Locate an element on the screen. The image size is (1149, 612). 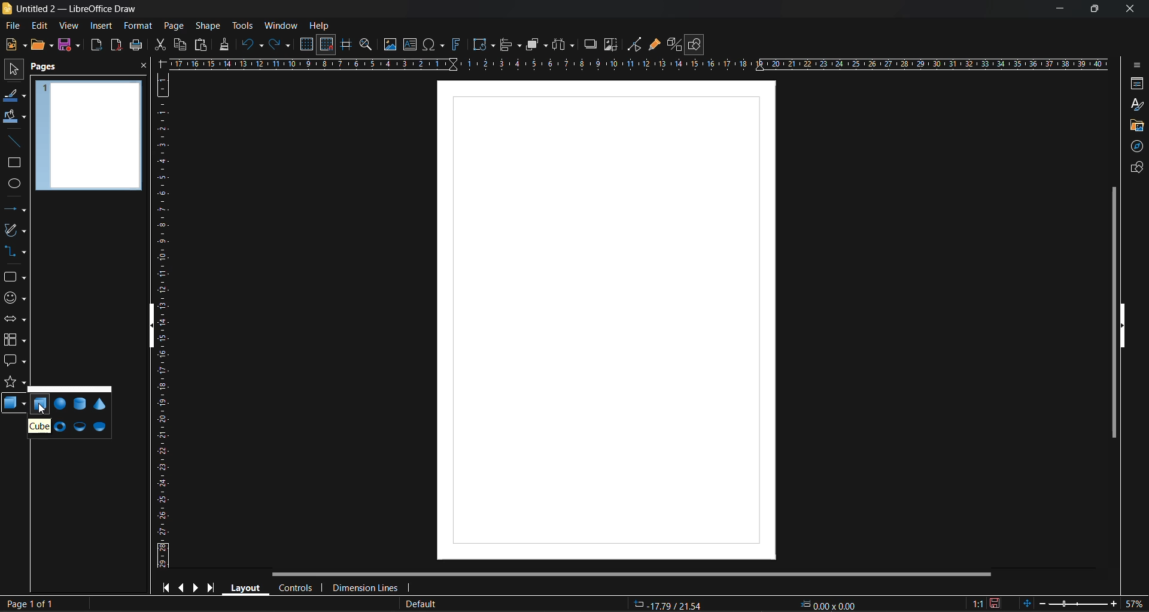
show draw functions is located at coordinates (697, 45).